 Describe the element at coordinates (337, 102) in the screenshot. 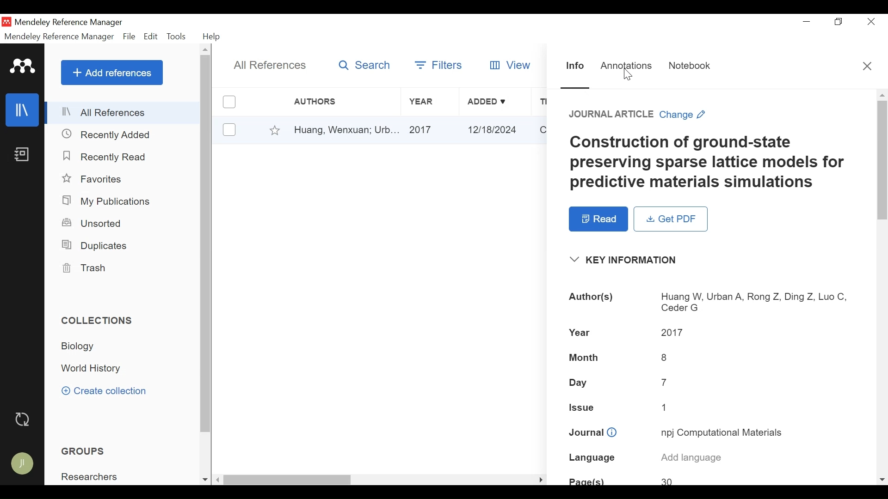

I see `Author` at that location.